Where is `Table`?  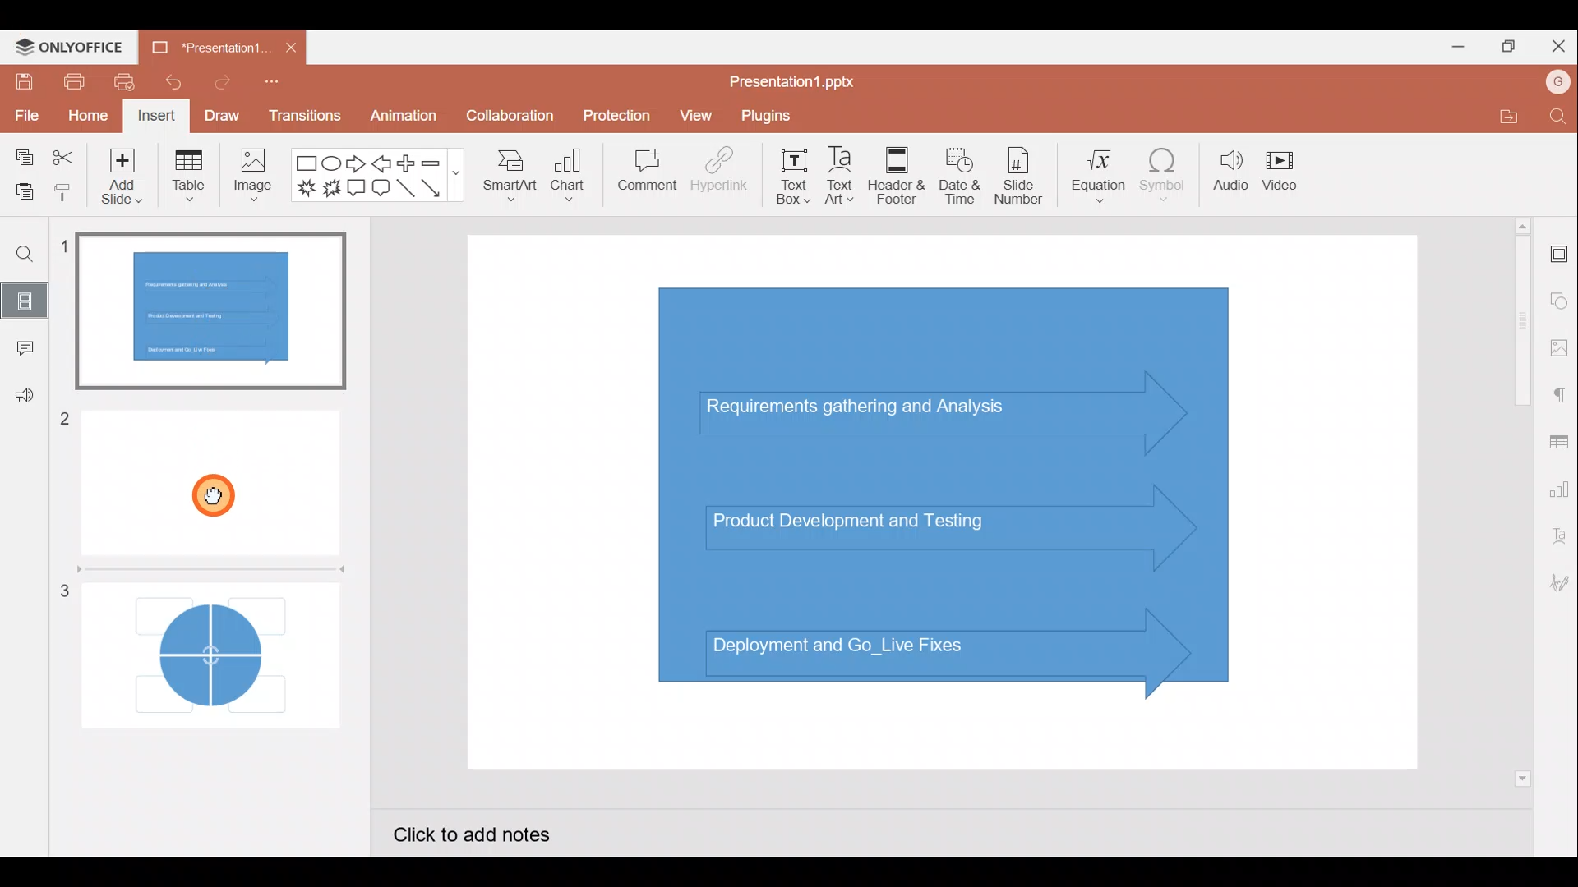
Table is located at coordinates (188, 179).